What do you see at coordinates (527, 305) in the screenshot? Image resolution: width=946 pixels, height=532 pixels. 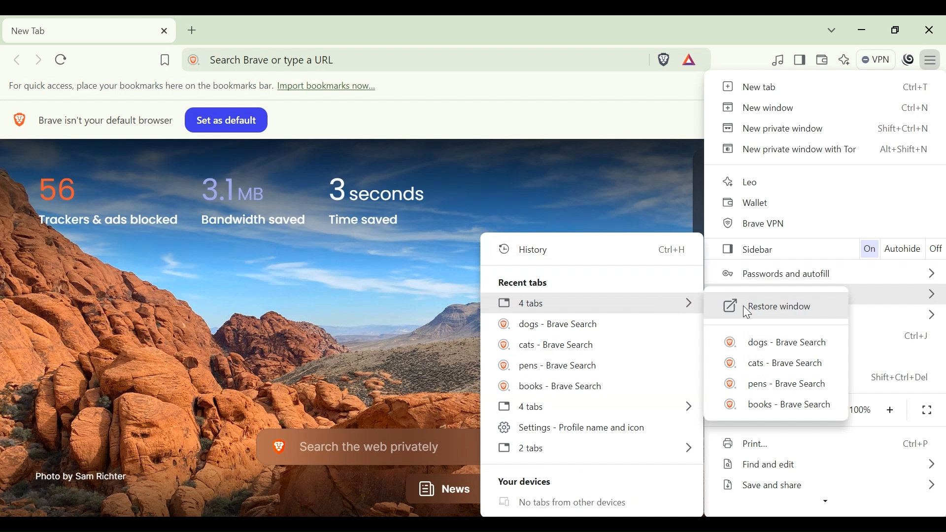 I see `[3 4tabs` at bounding box center [527, 305].